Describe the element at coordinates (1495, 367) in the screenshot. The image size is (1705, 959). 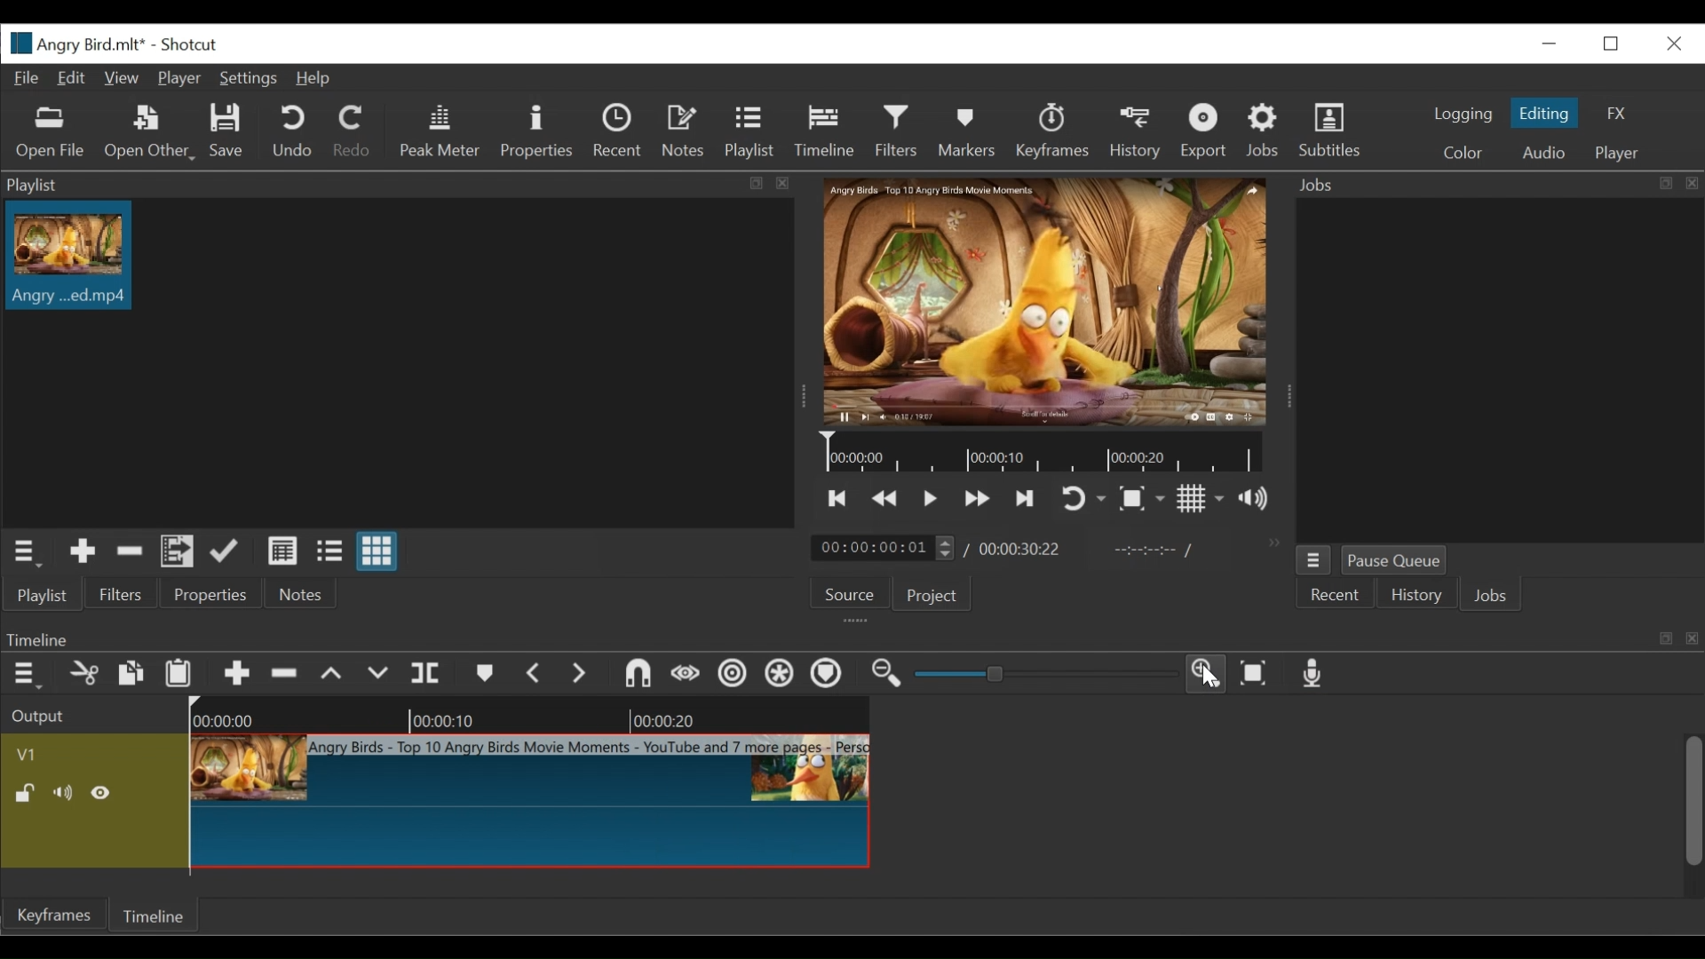
I see `Jobs Panel` at that location.